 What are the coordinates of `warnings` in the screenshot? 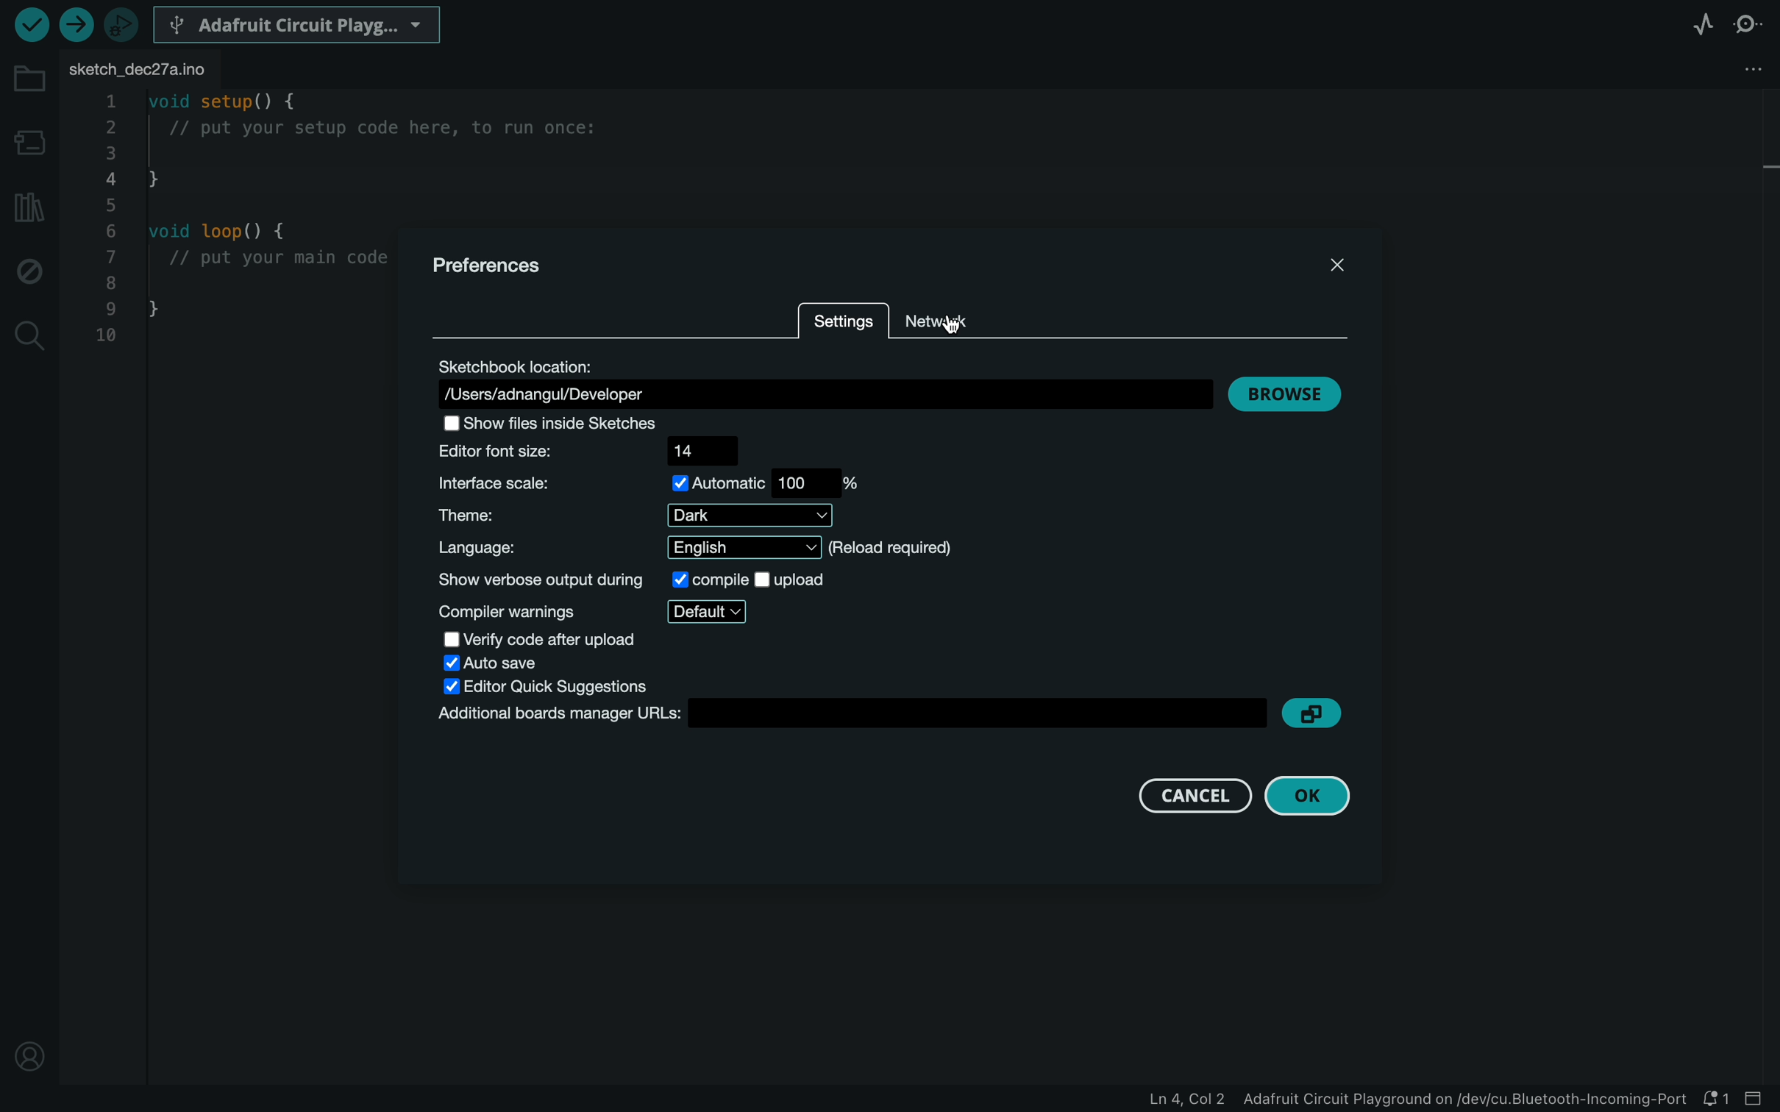 It's located at (600, 609).